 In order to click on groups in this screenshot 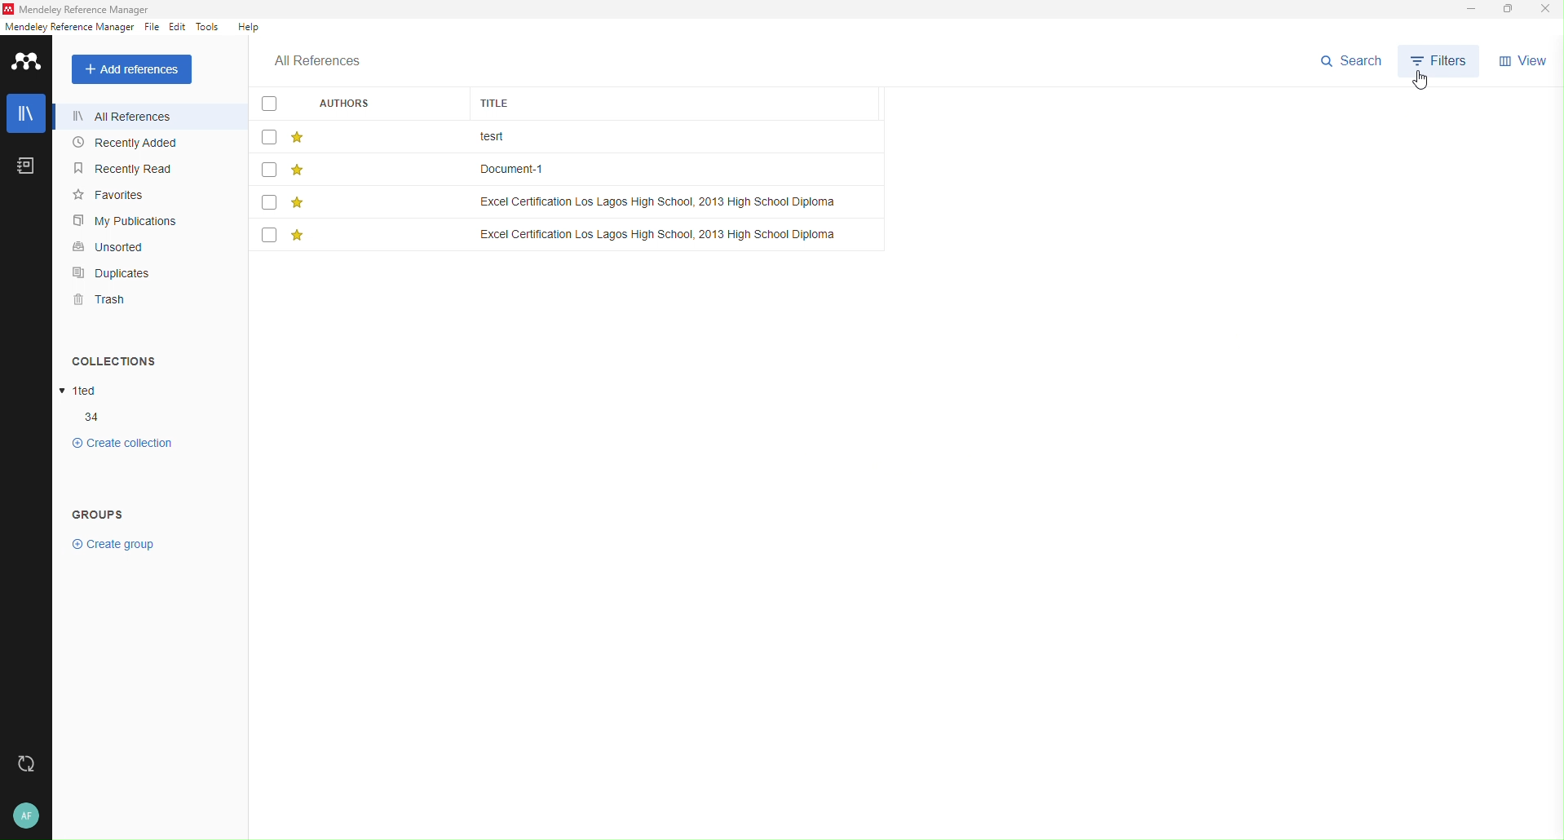, I will do `click(101, 513)`.